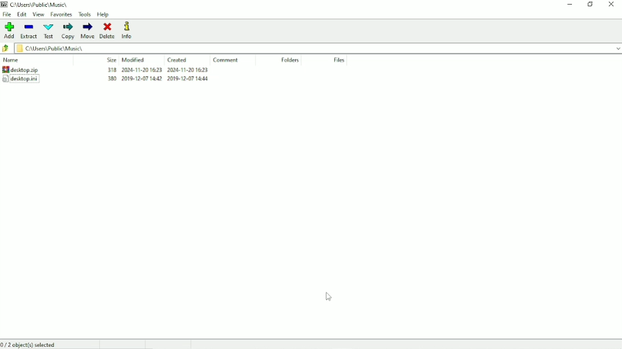 Image resolution: width=622 pixels, height=349 pixels. I want to click on Info, so click(132, 30).